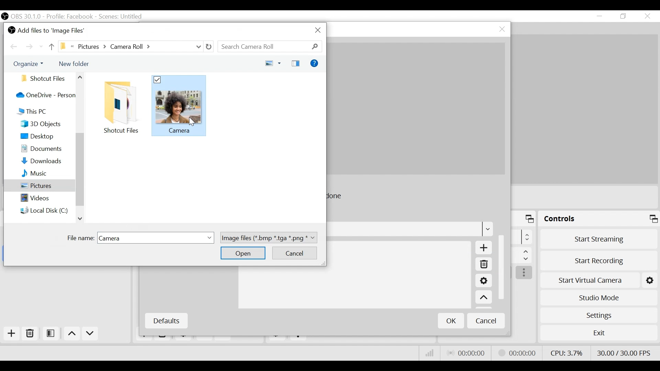 The height and width of the screenshot is (371, 660). Describe the element at coordinates (209, 47) in the screenshot. I see `Refresh` at that location.